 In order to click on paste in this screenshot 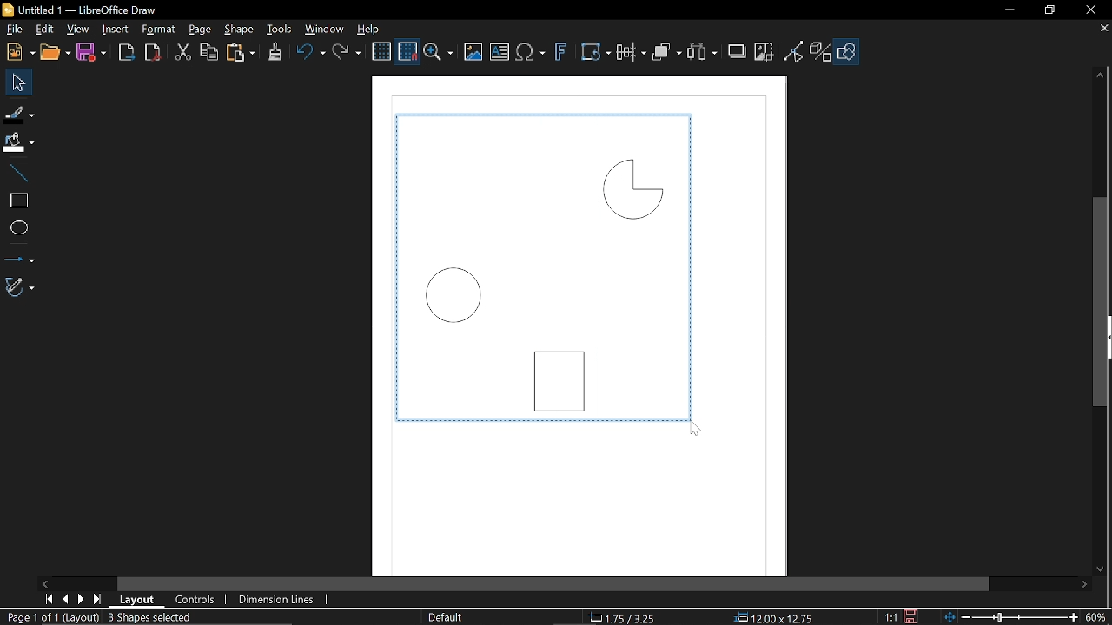, I will do `click(242, 52)`.